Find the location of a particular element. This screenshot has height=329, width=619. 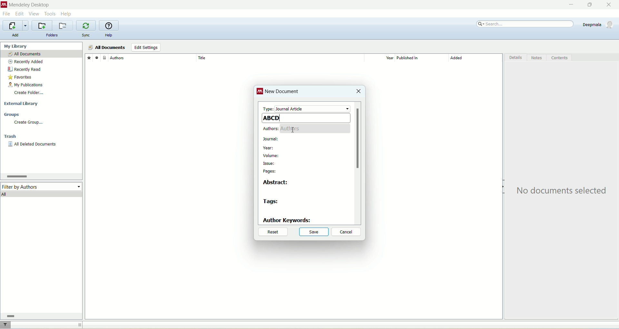

all documents is located at coordinates (106, 48).